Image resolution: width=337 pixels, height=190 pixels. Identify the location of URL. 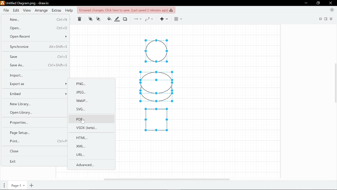
(91, 155).